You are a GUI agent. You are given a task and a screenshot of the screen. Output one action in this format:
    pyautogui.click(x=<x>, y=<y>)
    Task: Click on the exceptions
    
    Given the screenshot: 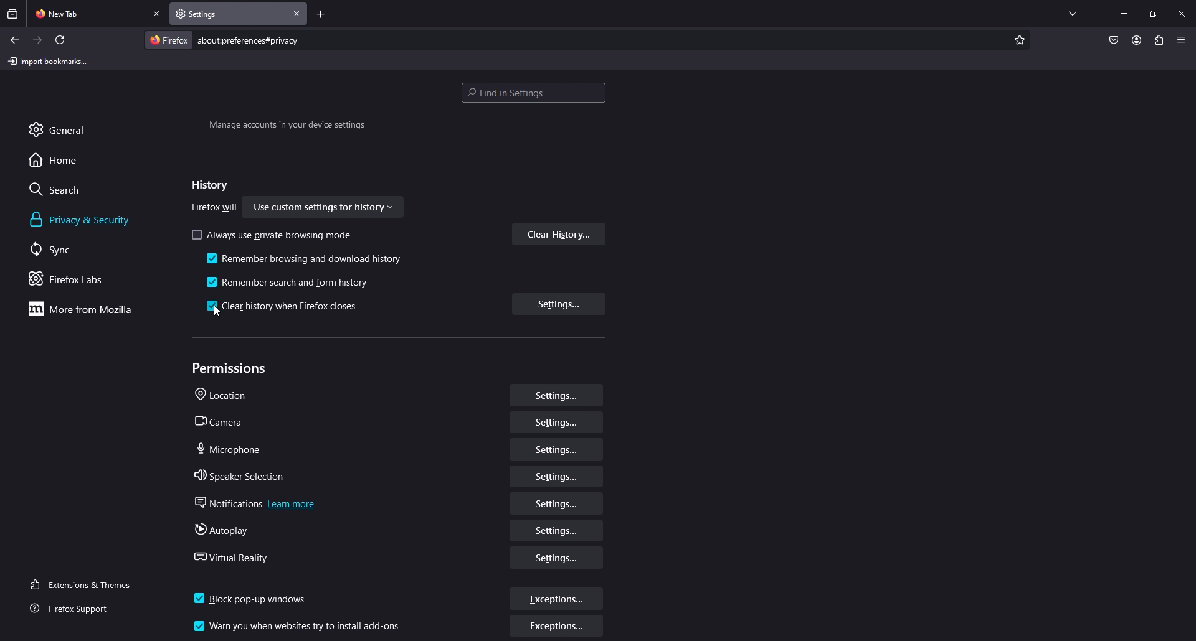 What is the action you would take?
    pyautogui.click(x=558, y=627)
    